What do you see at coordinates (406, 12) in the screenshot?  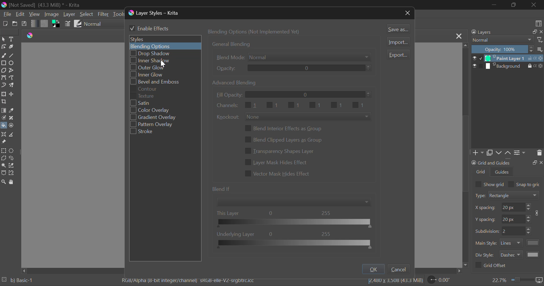 I see `Close` at bounding box center [406, 12].